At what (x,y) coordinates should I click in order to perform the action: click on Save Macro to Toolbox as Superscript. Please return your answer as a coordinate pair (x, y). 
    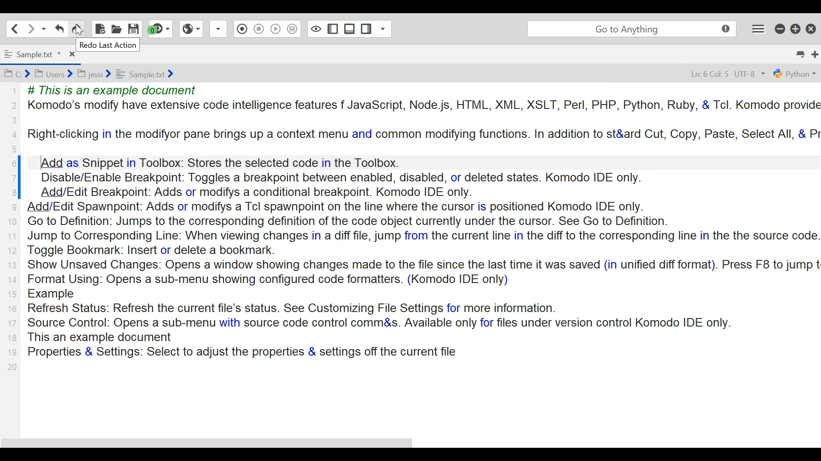
    Looking at the image, I should click on (292, 29).